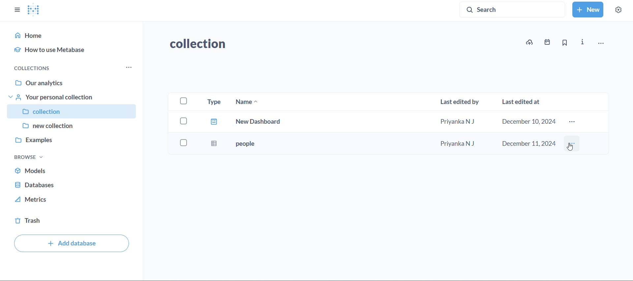 The width and height of the screenshot is (633, 281). Describe the element at coordinates (572, 147) in the screenshot. I see `Cursor` at that location.